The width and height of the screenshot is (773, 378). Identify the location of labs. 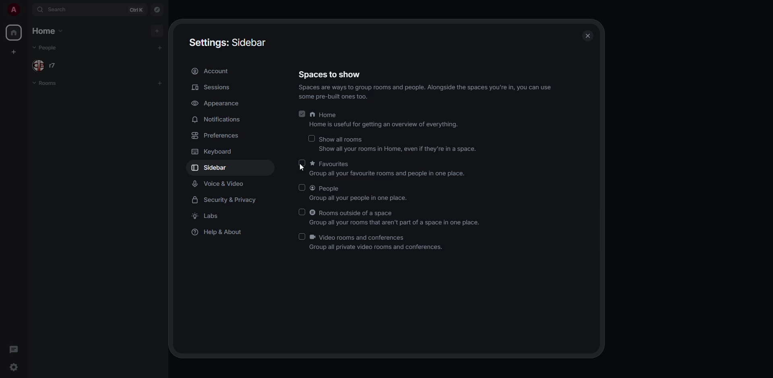
(208, 217).